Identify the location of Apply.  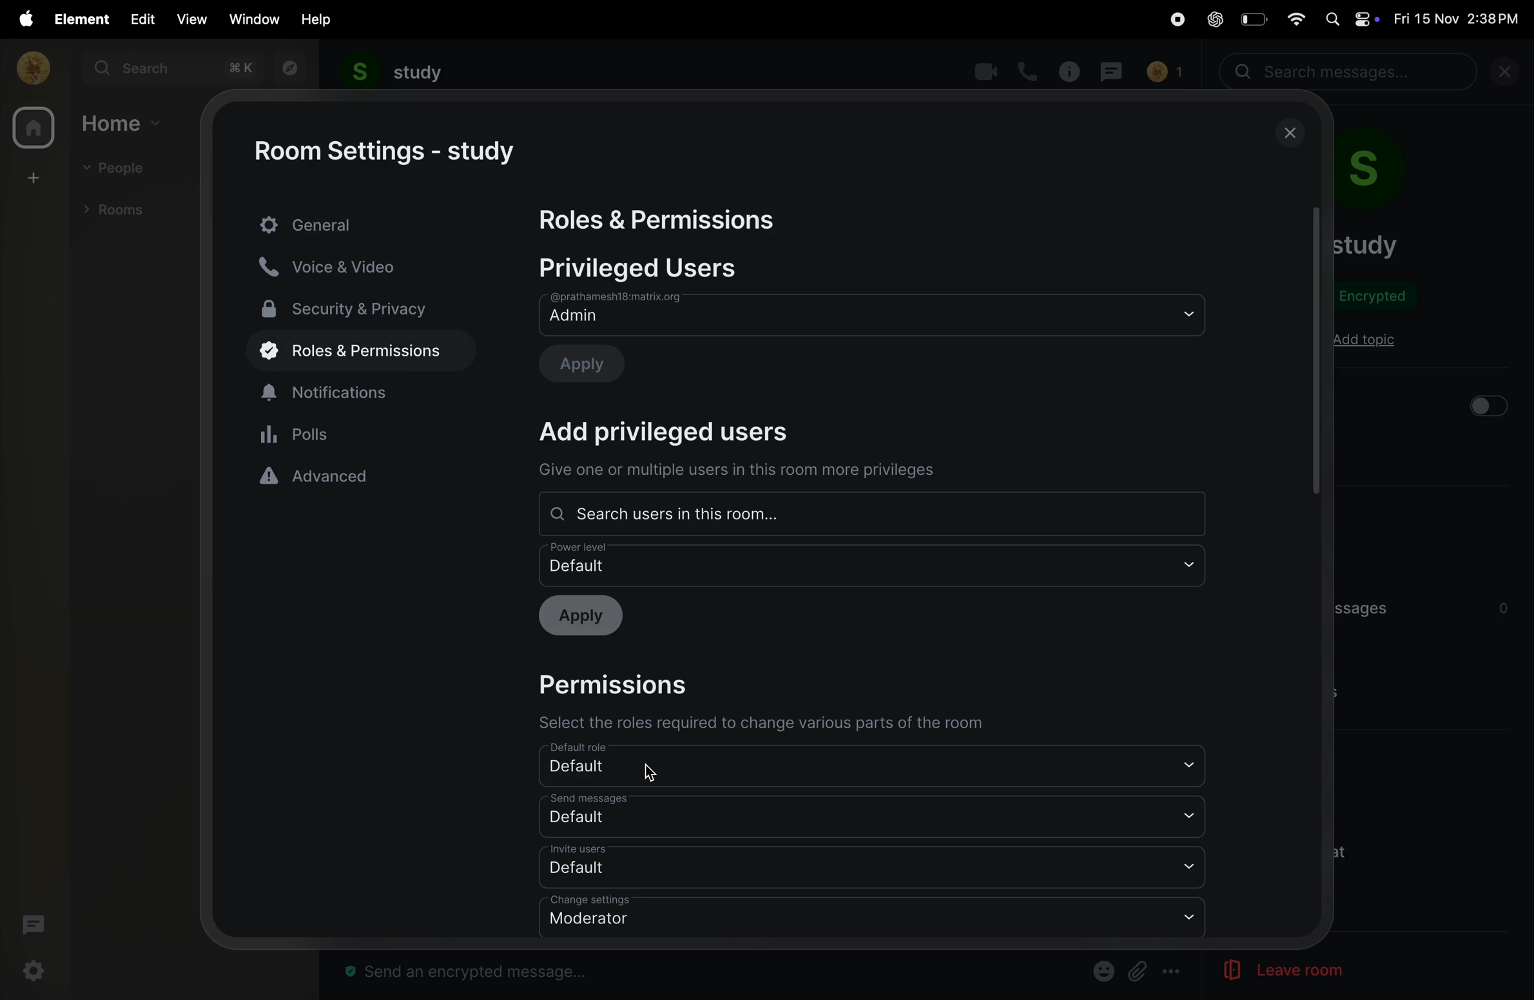
(588, 617).